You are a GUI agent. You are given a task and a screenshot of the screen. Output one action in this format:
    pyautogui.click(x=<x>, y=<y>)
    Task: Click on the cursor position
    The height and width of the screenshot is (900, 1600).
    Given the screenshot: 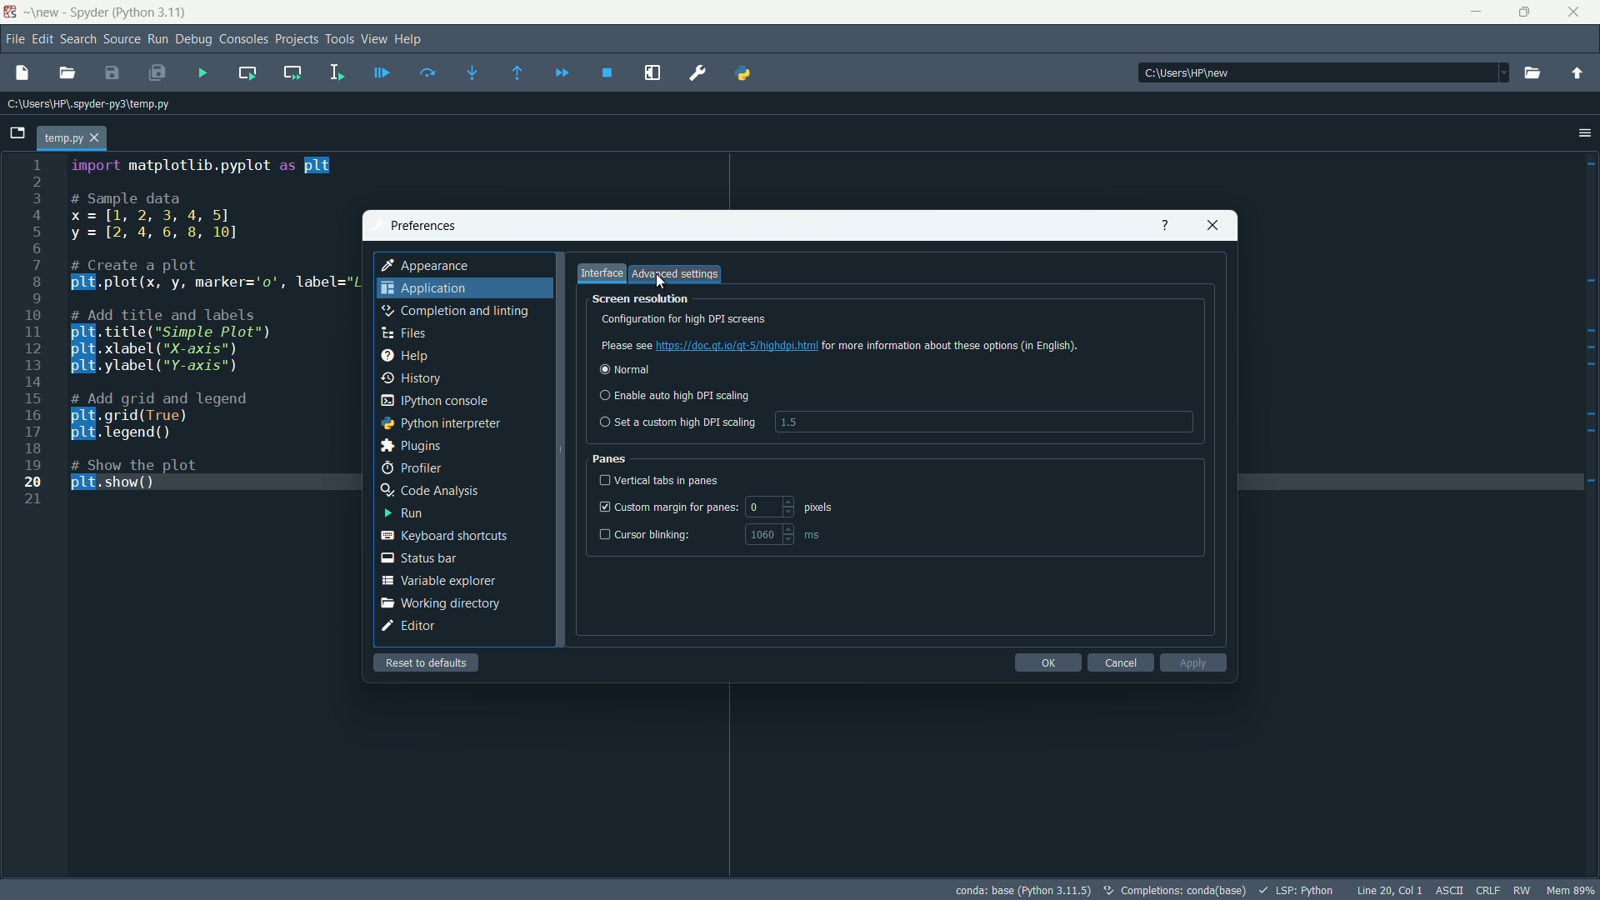 What is the action you would take?
    pyautogui.click(x=1389, y=890)
    